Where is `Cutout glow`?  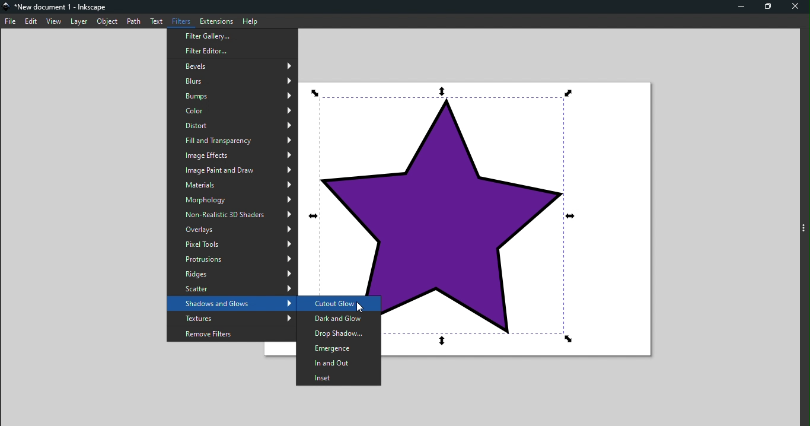
Cutout glow is located at coordinates (336, 303).